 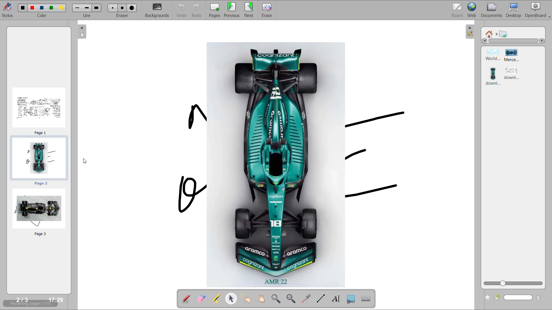 I want to click on erase annotation, so click(x=200, y=299).